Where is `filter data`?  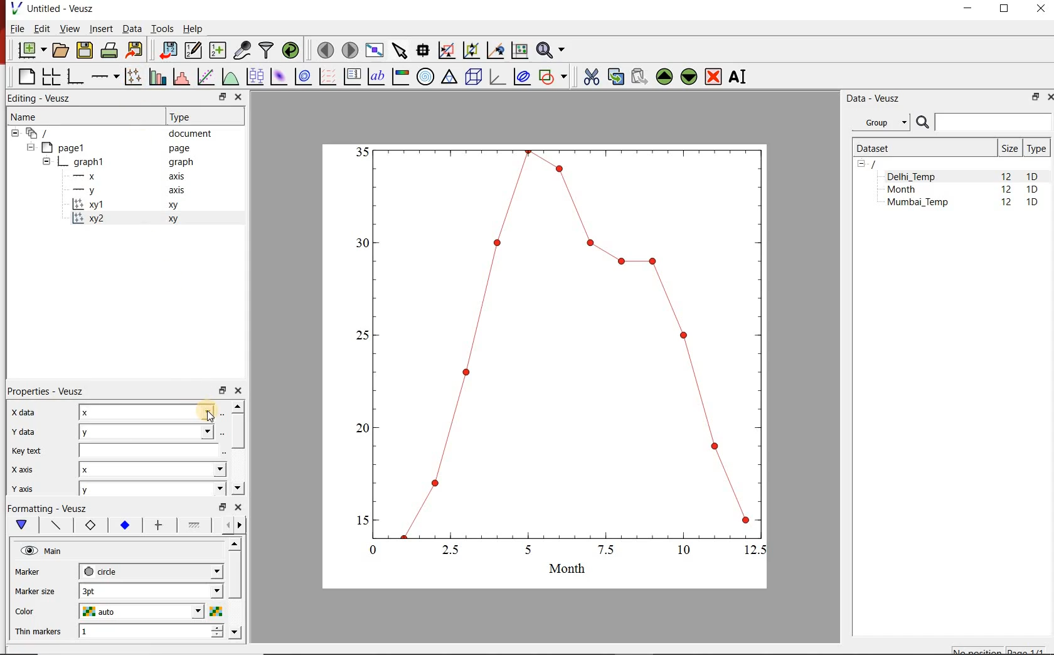 filter data is located at coordinates (267, 50).